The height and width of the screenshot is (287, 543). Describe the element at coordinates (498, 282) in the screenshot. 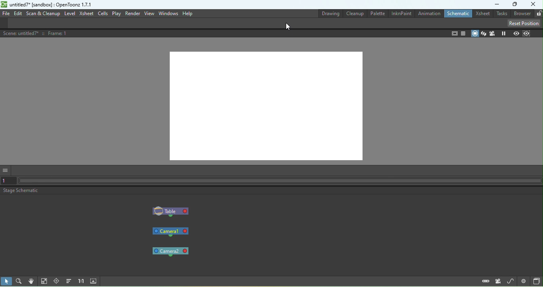

I see `New camera` at that location.